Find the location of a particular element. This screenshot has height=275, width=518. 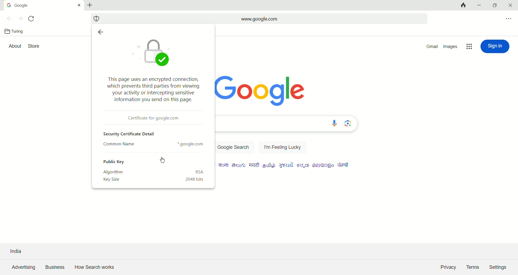

Google icon is located at coordinates (9, 5).